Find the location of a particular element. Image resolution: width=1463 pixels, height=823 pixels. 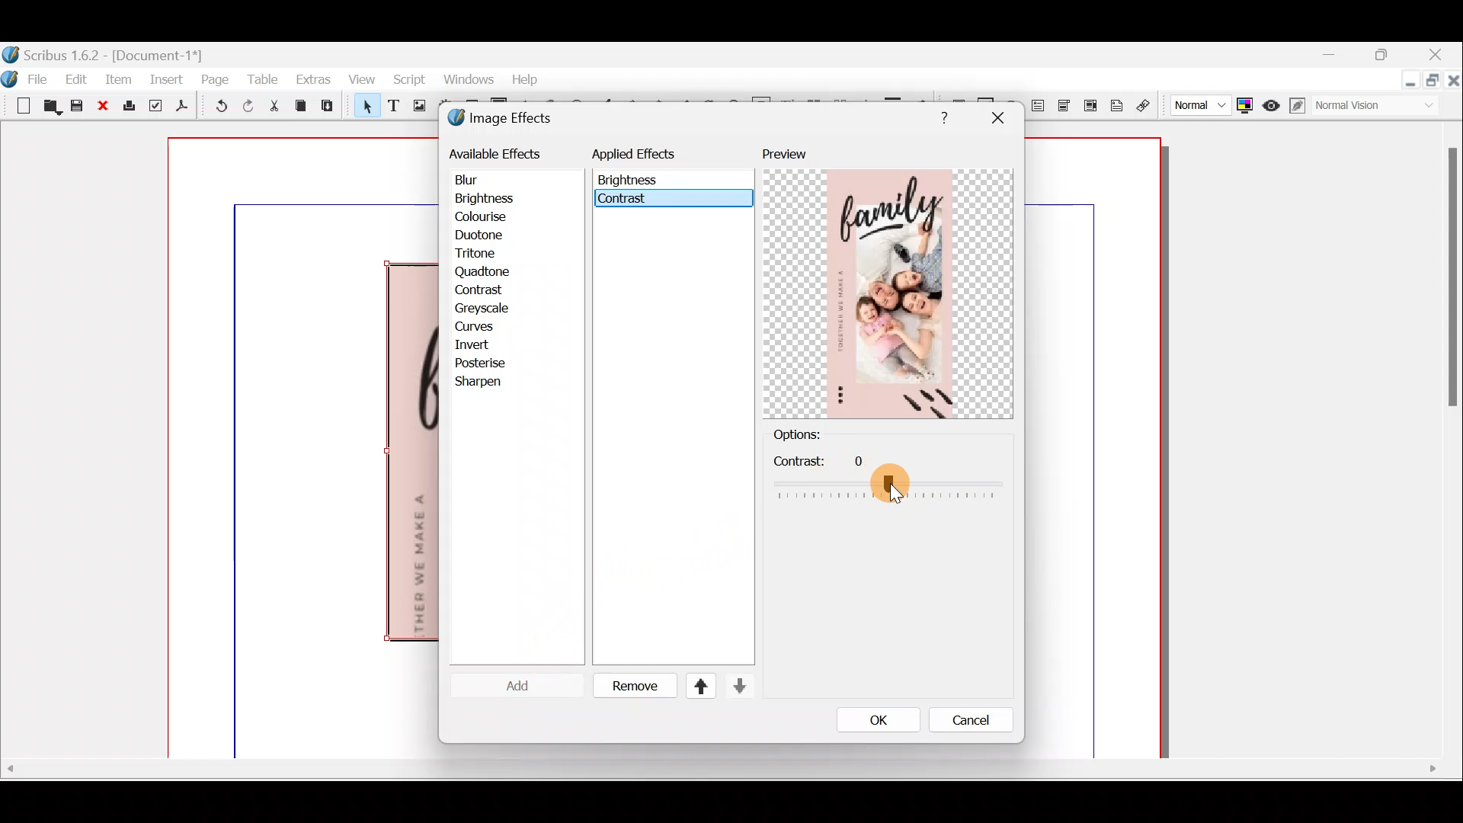

Remove is located at coordinates (629, 687).